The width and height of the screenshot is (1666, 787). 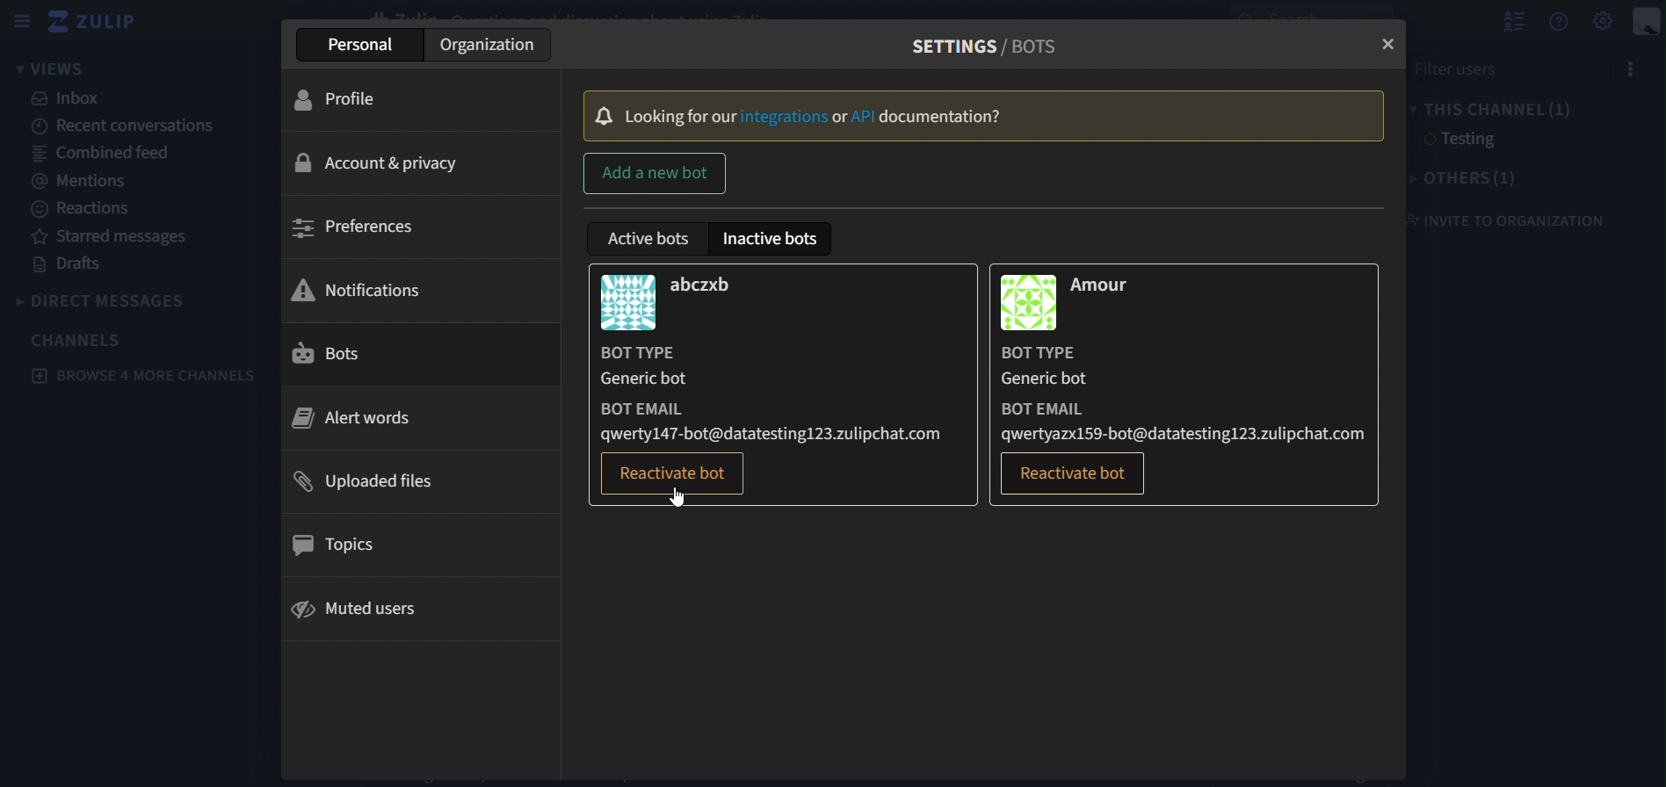 What do you see at coordinates (865, 117) in the screenshot?
I see `API` at bounding box center [865, 117].